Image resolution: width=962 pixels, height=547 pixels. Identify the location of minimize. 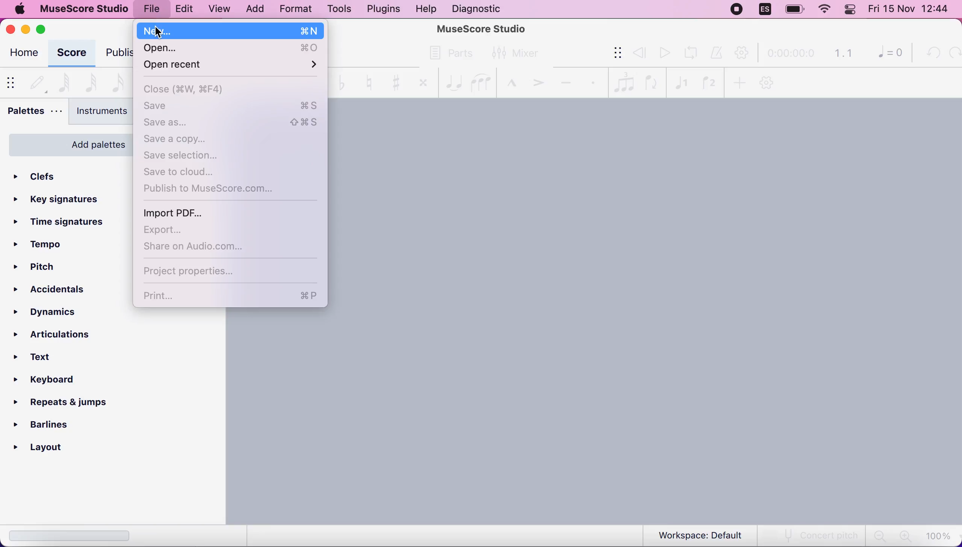
(25, 27).